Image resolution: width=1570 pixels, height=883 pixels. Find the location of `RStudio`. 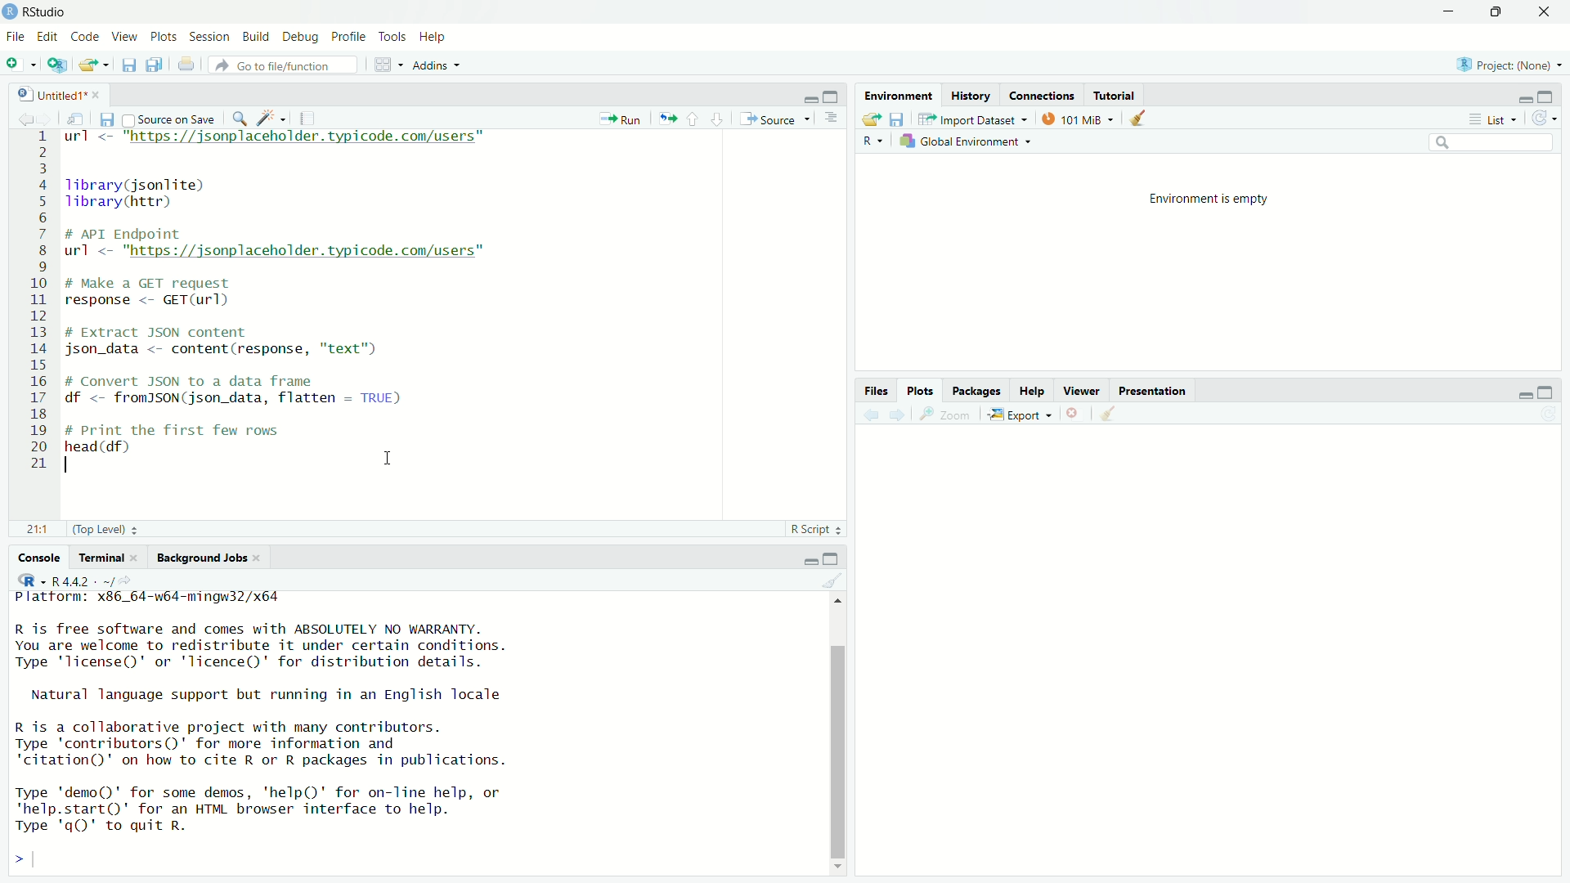

RStudio is located at coordinates (35, 12).